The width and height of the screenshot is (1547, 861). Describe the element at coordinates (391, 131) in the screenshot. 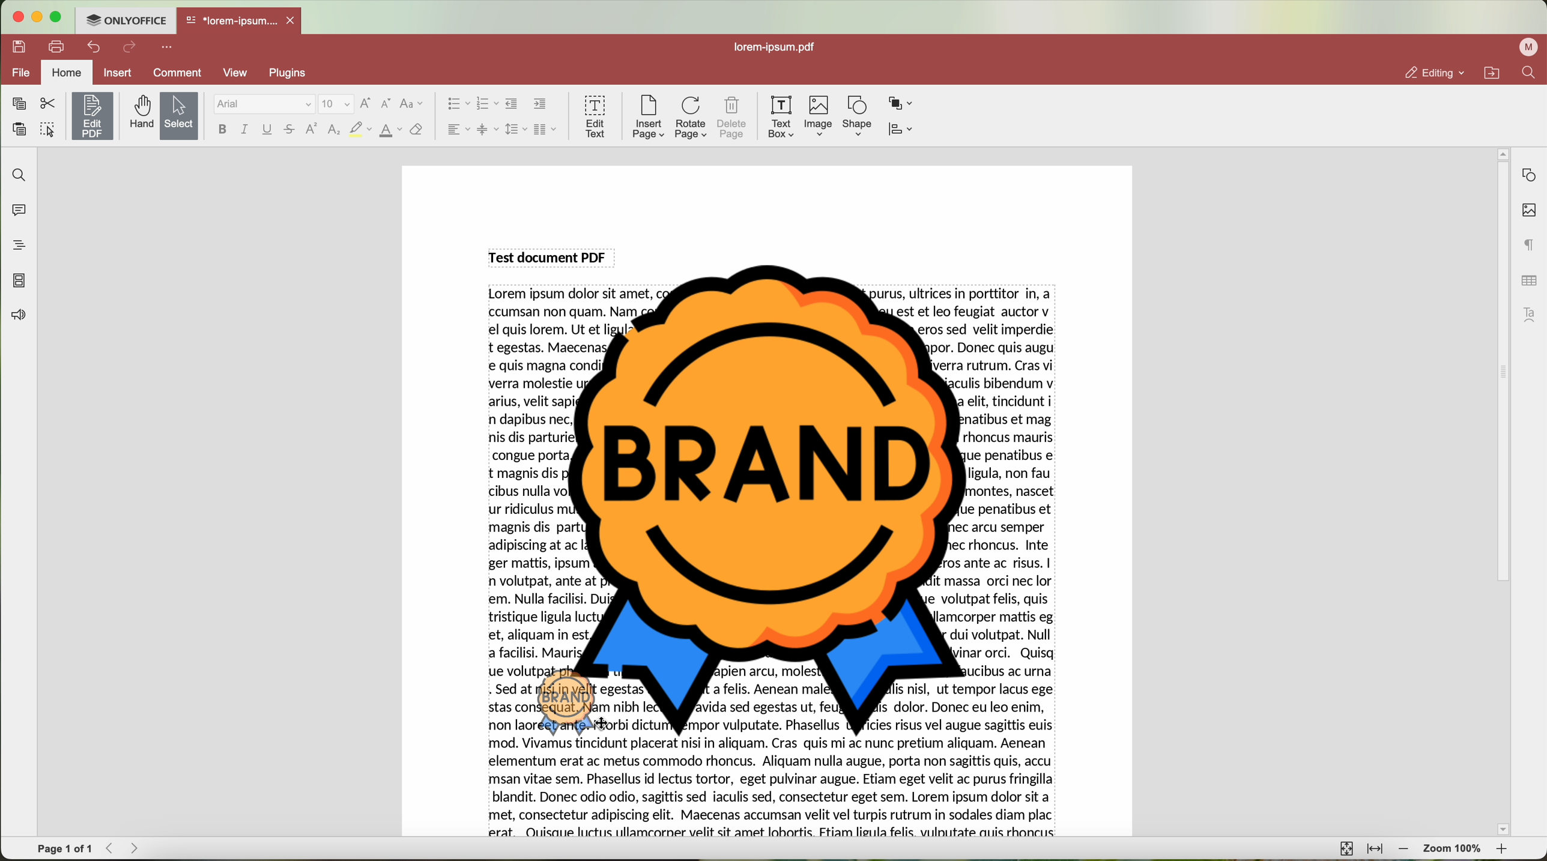

I see `color type` at that location.